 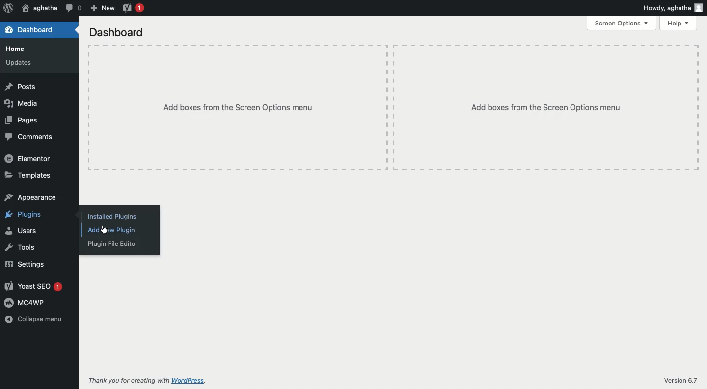 I want to click on Help, so click(x=679, y=24).